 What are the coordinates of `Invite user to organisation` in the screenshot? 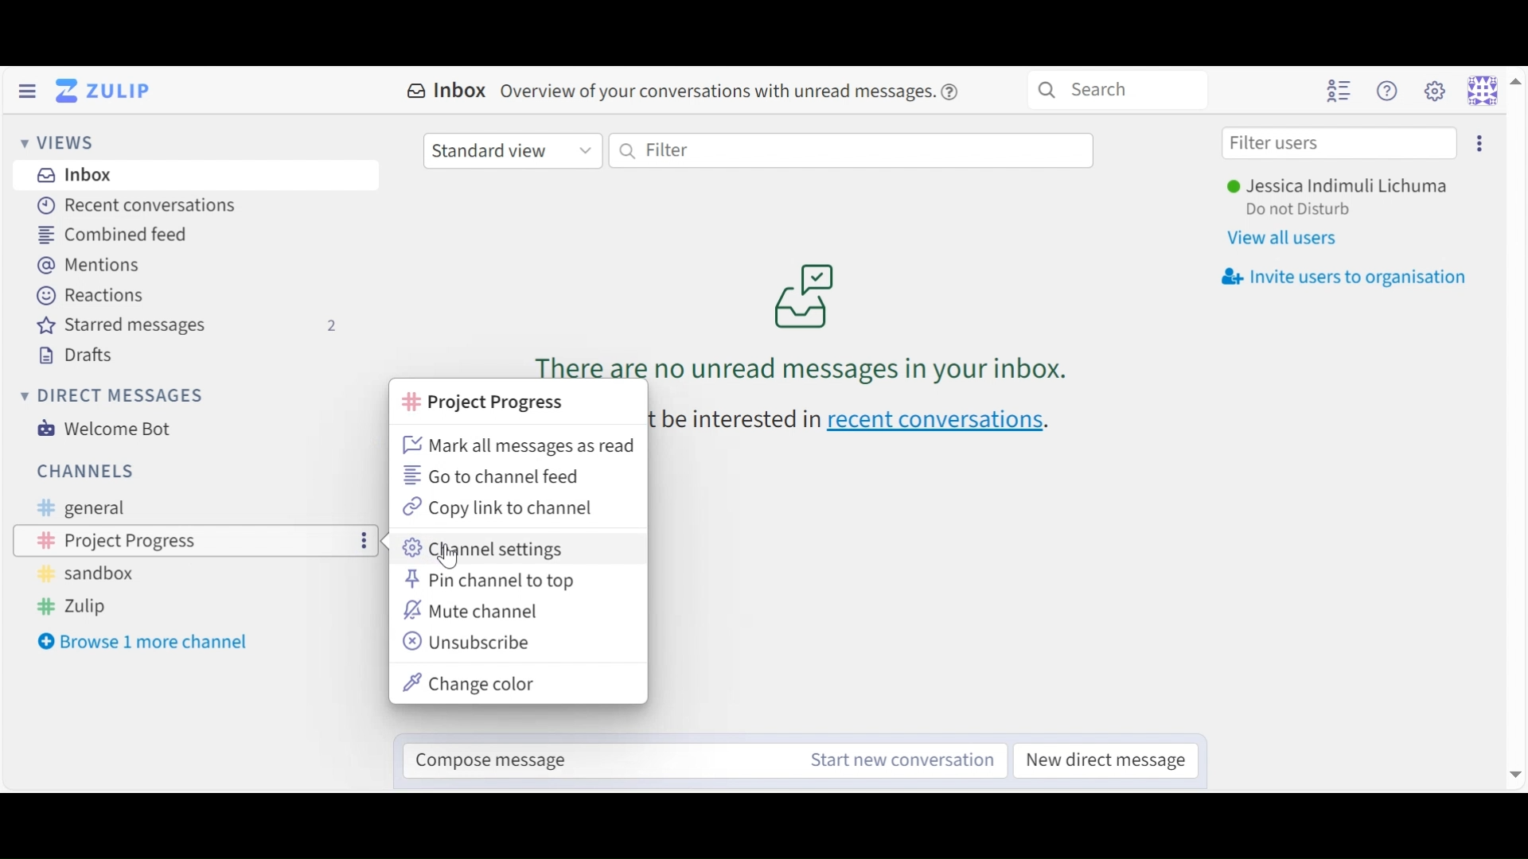 It's located at (1341, 279).